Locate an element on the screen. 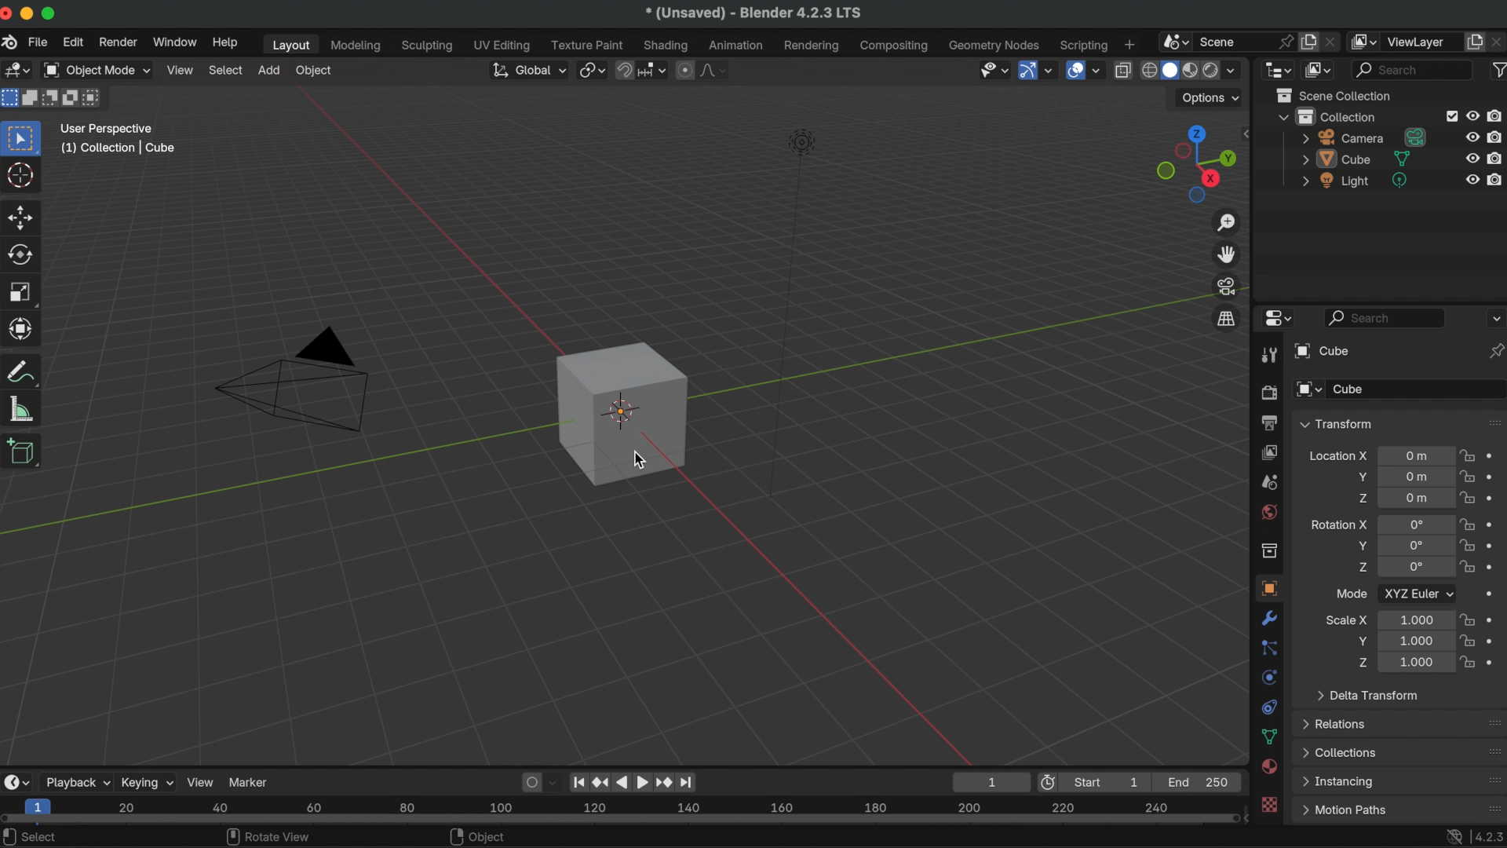 The height and width of the screenshot is (848, 1507). help is located at coordinates (224, 42).